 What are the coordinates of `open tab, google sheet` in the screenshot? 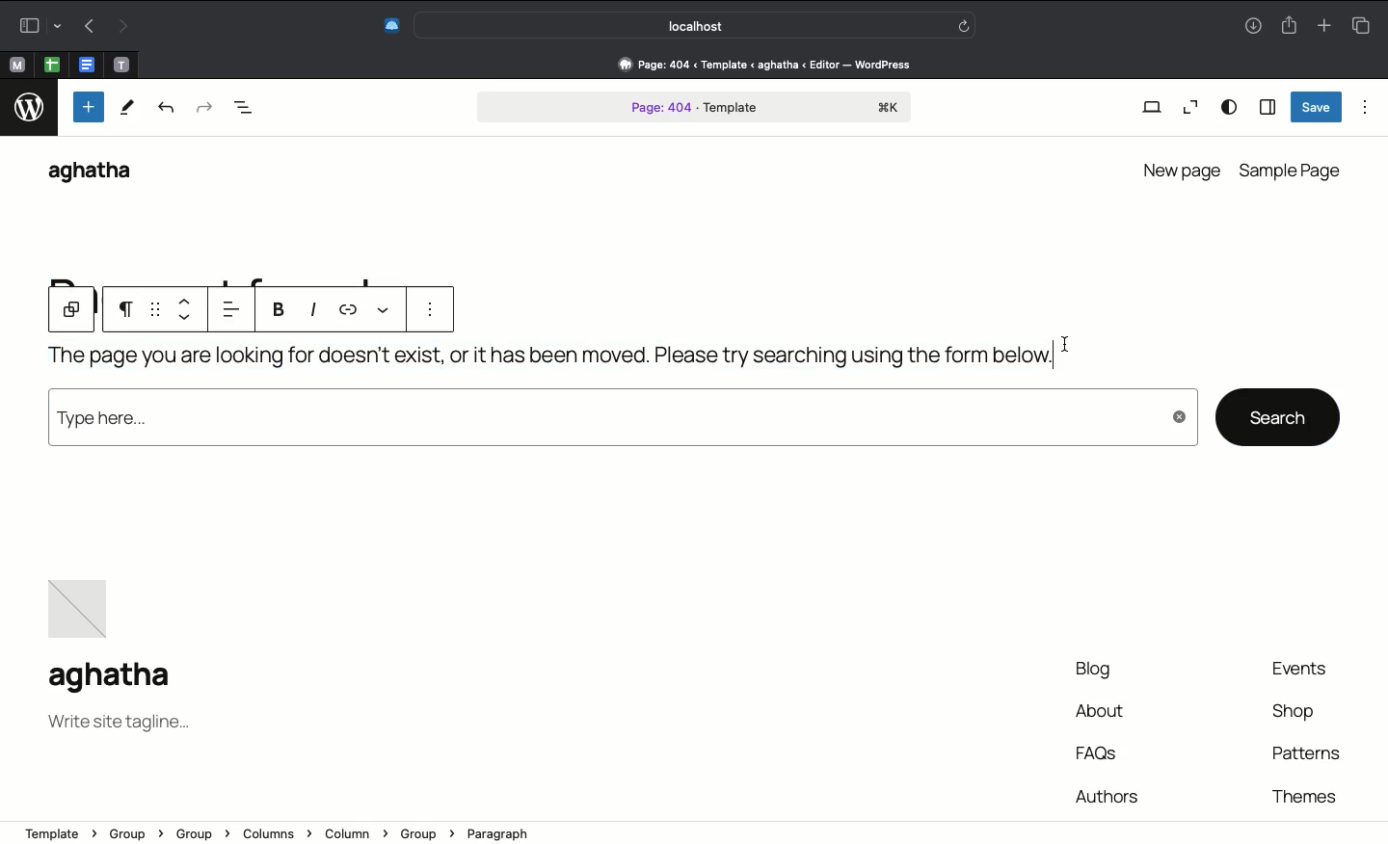 It's located at (50, 65).